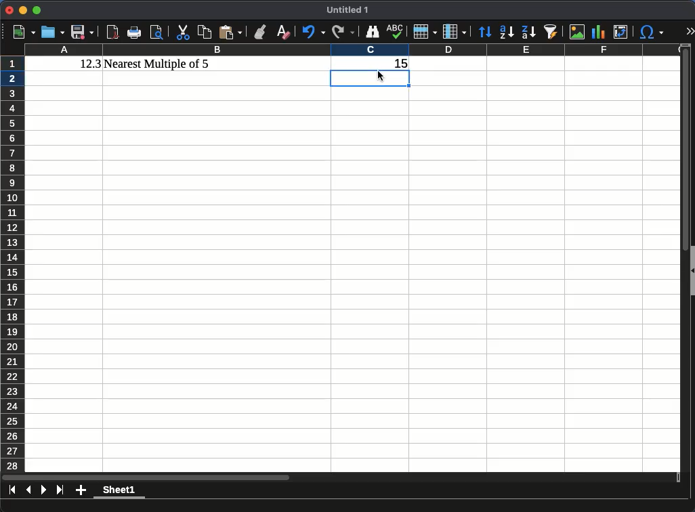  What do you see at coordinates (651, 32) in the screenshot?
I see `special character` at bounding box center [651, 32].